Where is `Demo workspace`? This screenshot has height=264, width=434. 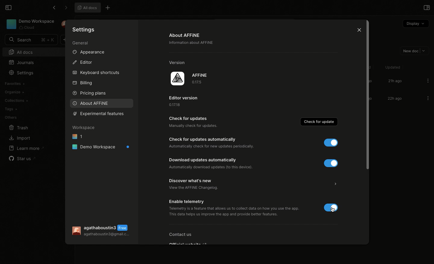 Demo workspace is located at coordinates (101, 147).